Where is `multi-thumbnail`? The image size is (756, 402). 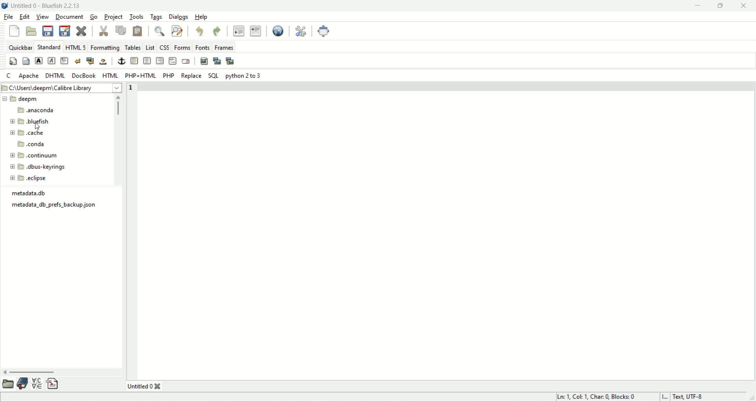 multi-thumbnail is located at coordinates (232, 61).